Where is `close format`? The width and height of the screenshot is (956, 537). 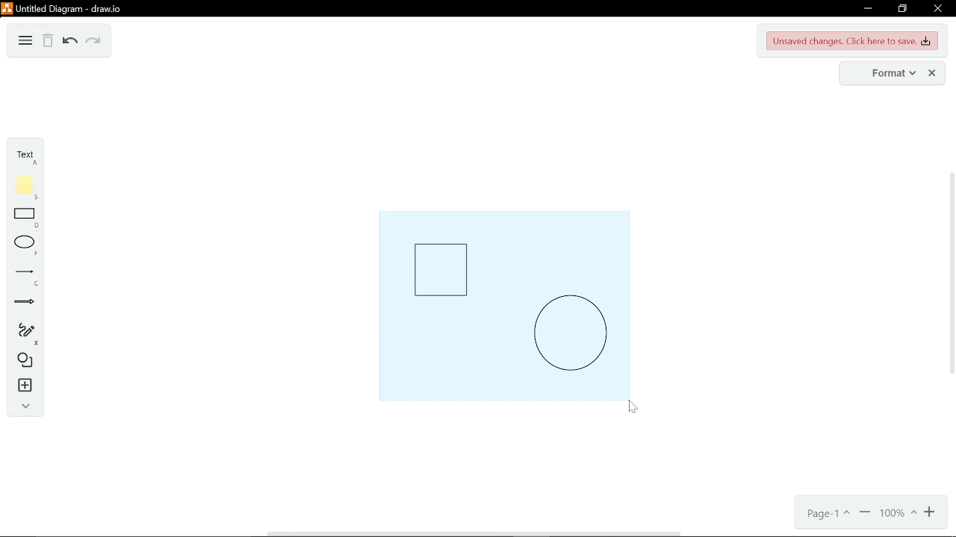 close format is located at coordinates (931, 73).